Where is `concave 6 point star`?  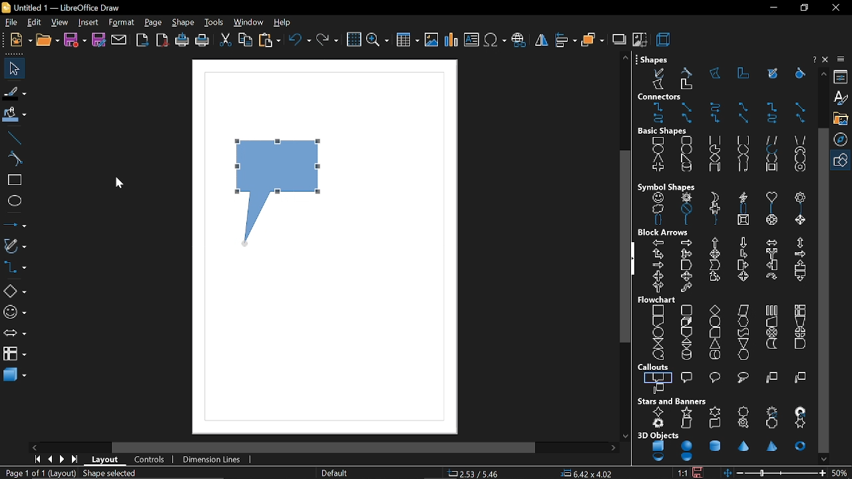
concave 6 point star is located at coordinates (801, 424).